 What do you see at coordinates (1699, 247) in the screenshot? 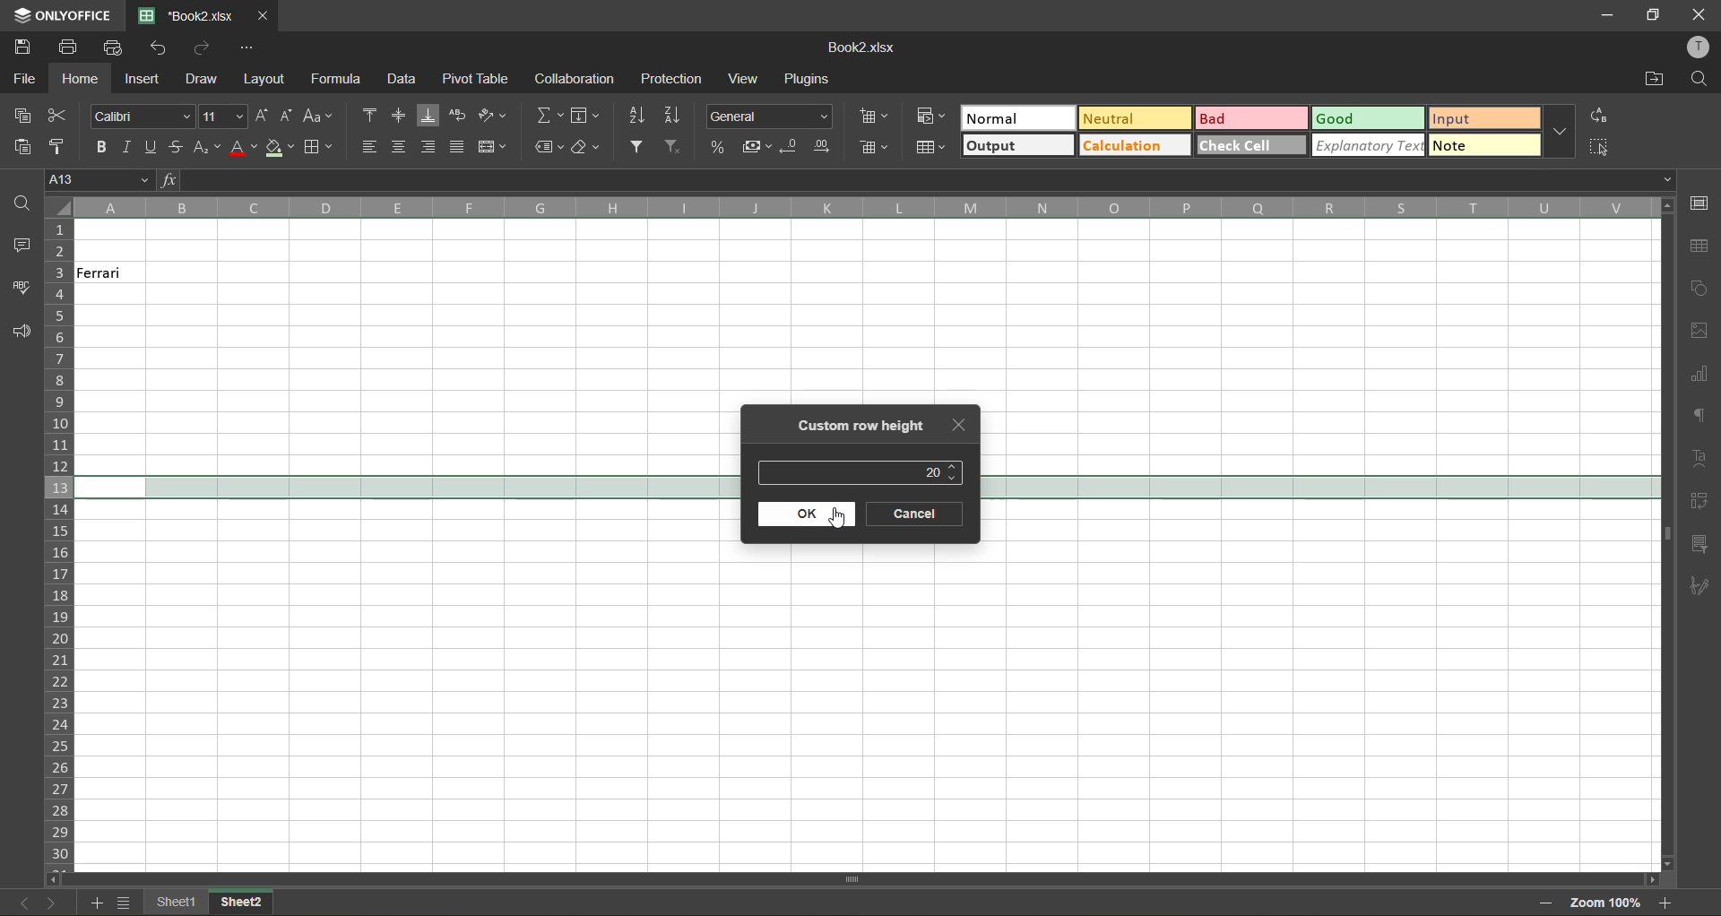
I see `table` at bounding box center [1699, 247].